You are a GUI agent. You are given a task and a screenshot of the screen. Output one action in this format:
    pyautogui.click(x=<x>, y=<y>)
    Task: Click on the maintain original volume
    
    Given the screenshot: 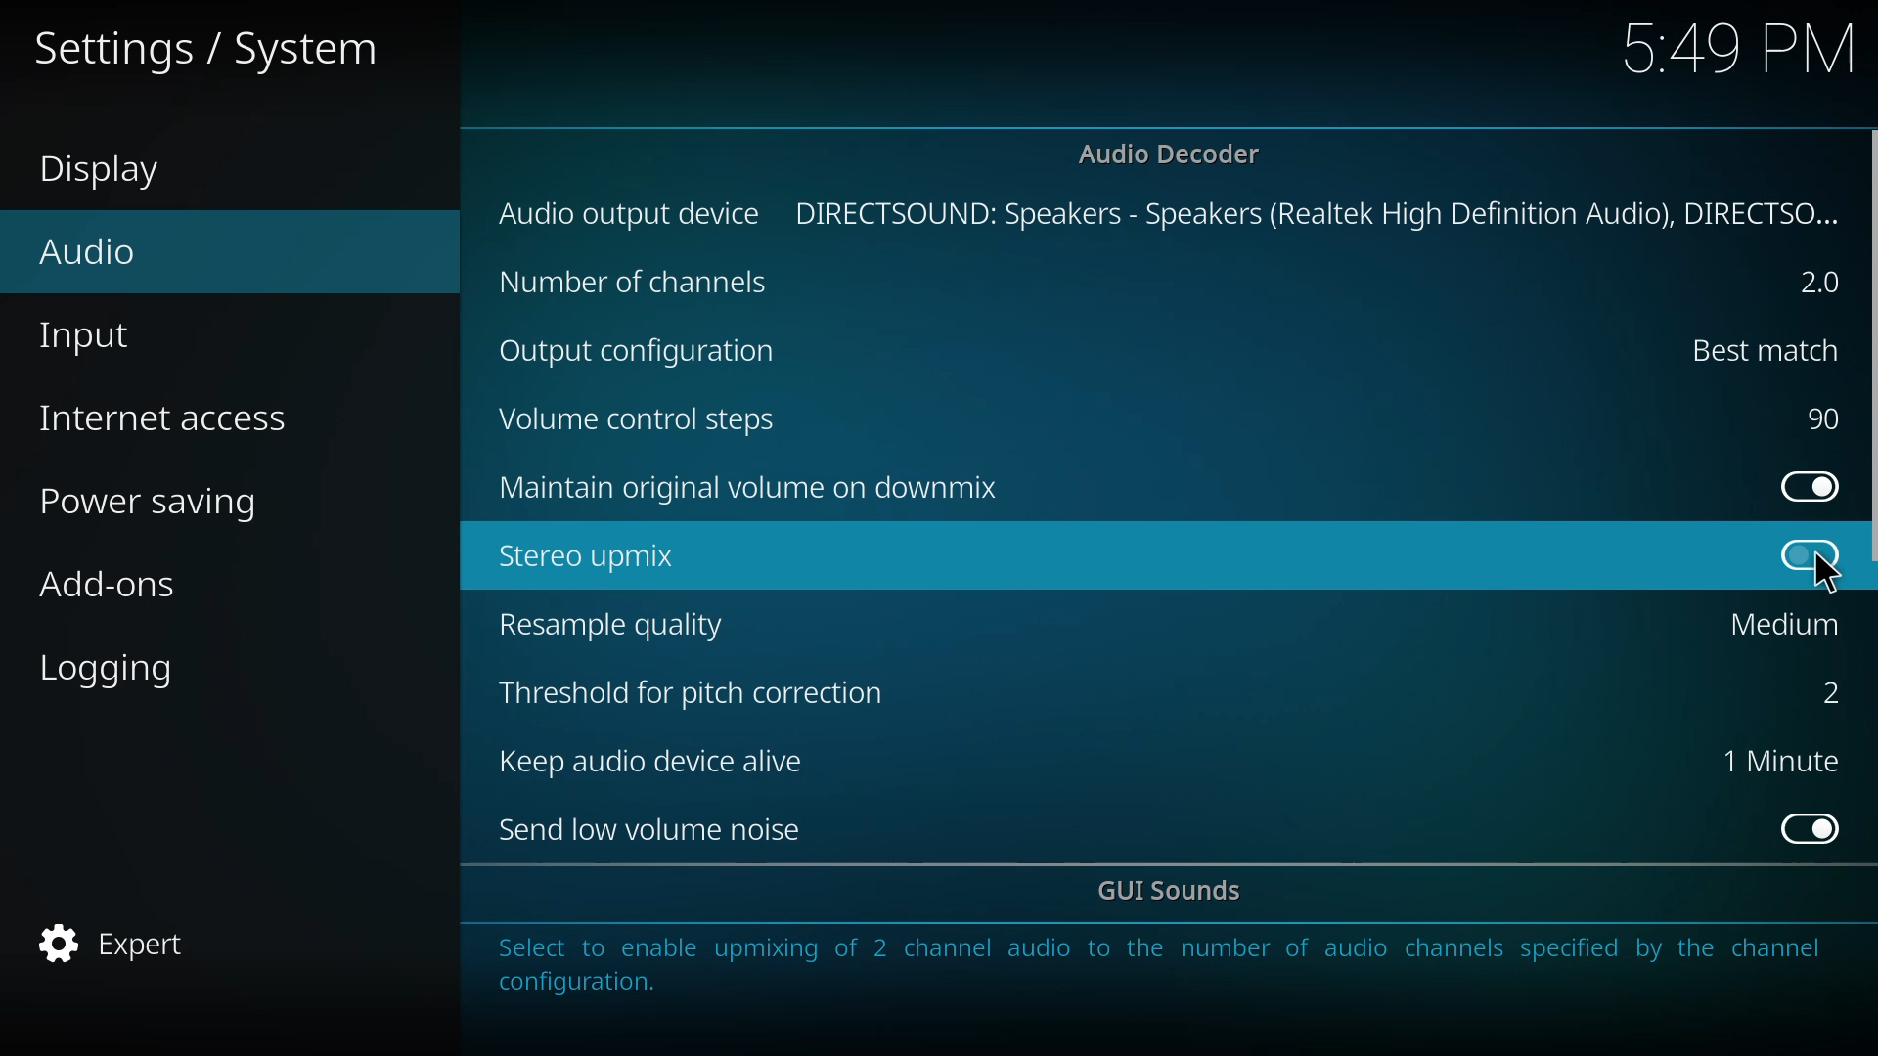 What is the action you would take?
    pyautogui.click(x=758, y=487)
    